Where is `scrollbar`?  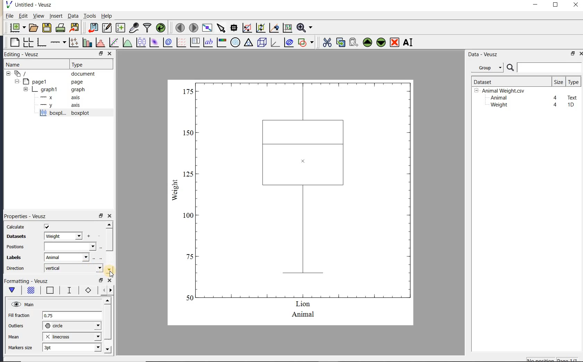
scrollbar is located at coordinates (109, 248).